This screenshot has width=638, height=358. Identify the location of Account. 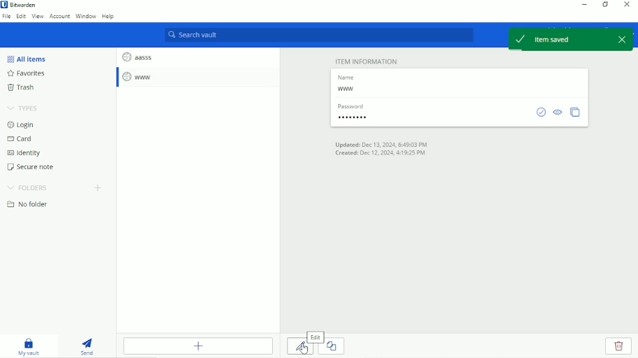
(59, 17).